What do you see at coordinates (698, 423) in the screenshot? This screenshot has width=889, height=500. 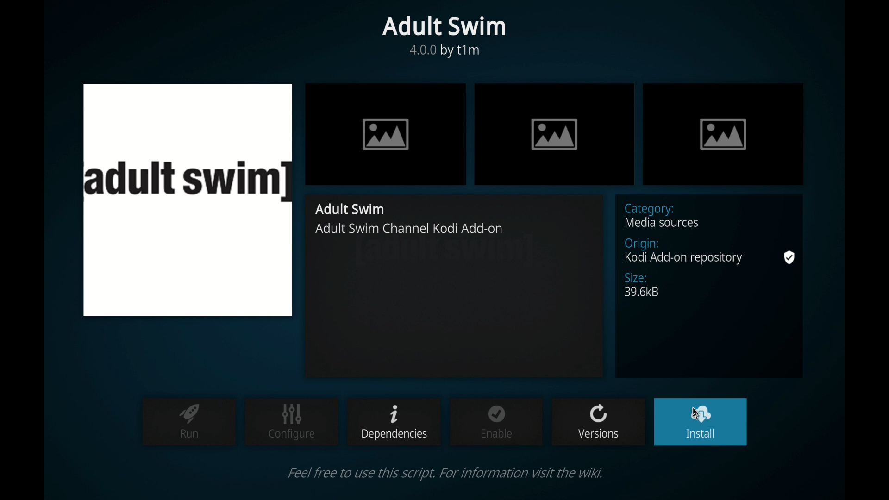 I see `install` at bounding box center [698, 423].